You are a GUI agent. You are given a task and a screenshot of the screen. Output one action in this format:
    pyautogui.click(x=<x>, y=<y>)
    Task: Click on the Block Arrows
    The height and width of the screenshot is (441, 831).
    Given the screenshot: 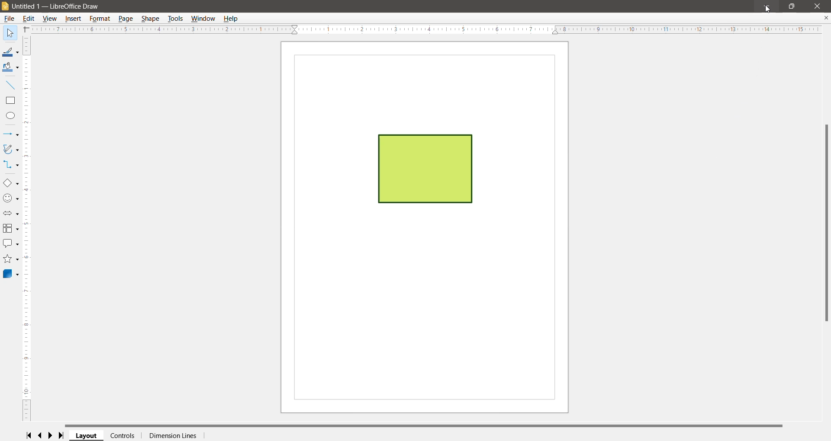 What is the action you would take?
    pyautogui.click(x=10, y=214)
    